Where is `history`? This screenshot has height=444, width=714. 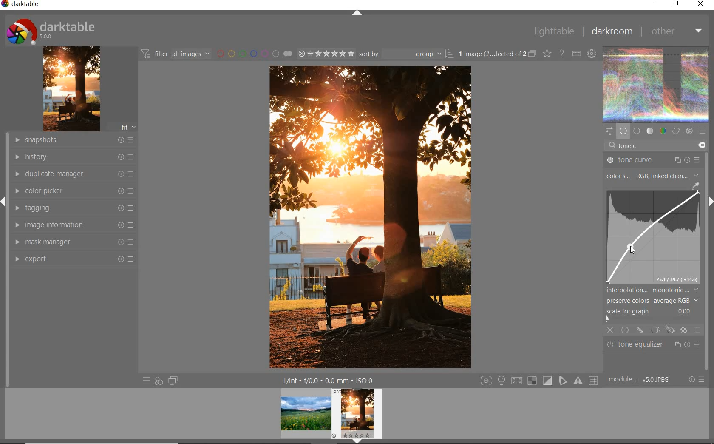
history is located at coordinates (71, 157).